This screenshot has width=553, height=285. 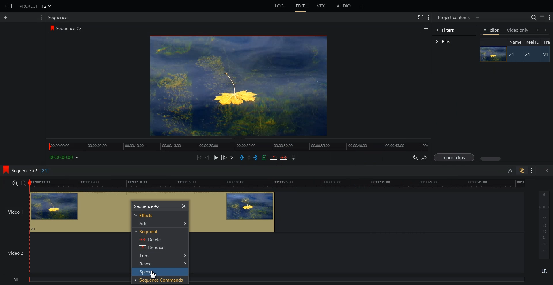 What do you see at coordinates (4, 169) in the screenshot?
I see `logo` at bounding box center [4, 169].